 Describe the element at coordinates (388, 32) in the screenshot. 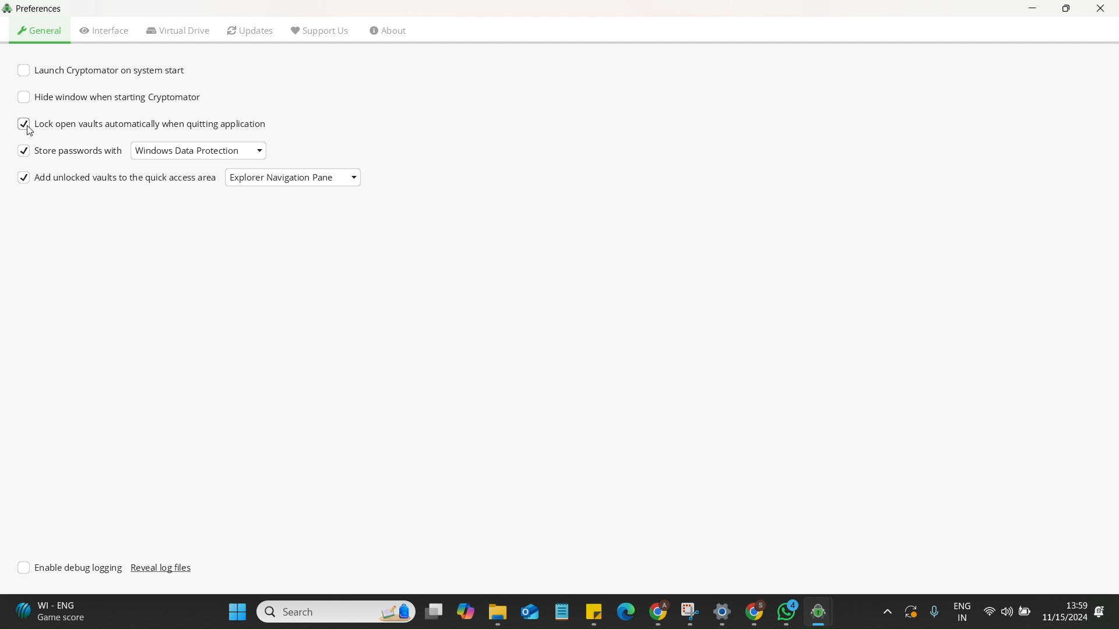

I see `About` at that location.